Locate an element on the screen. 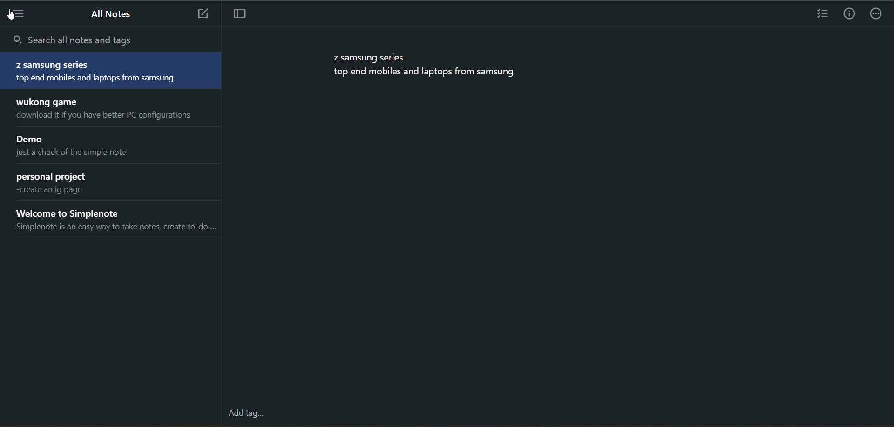 The width and height of the screenshot is (894, 427). cursor is located at coordinates (11, 16).